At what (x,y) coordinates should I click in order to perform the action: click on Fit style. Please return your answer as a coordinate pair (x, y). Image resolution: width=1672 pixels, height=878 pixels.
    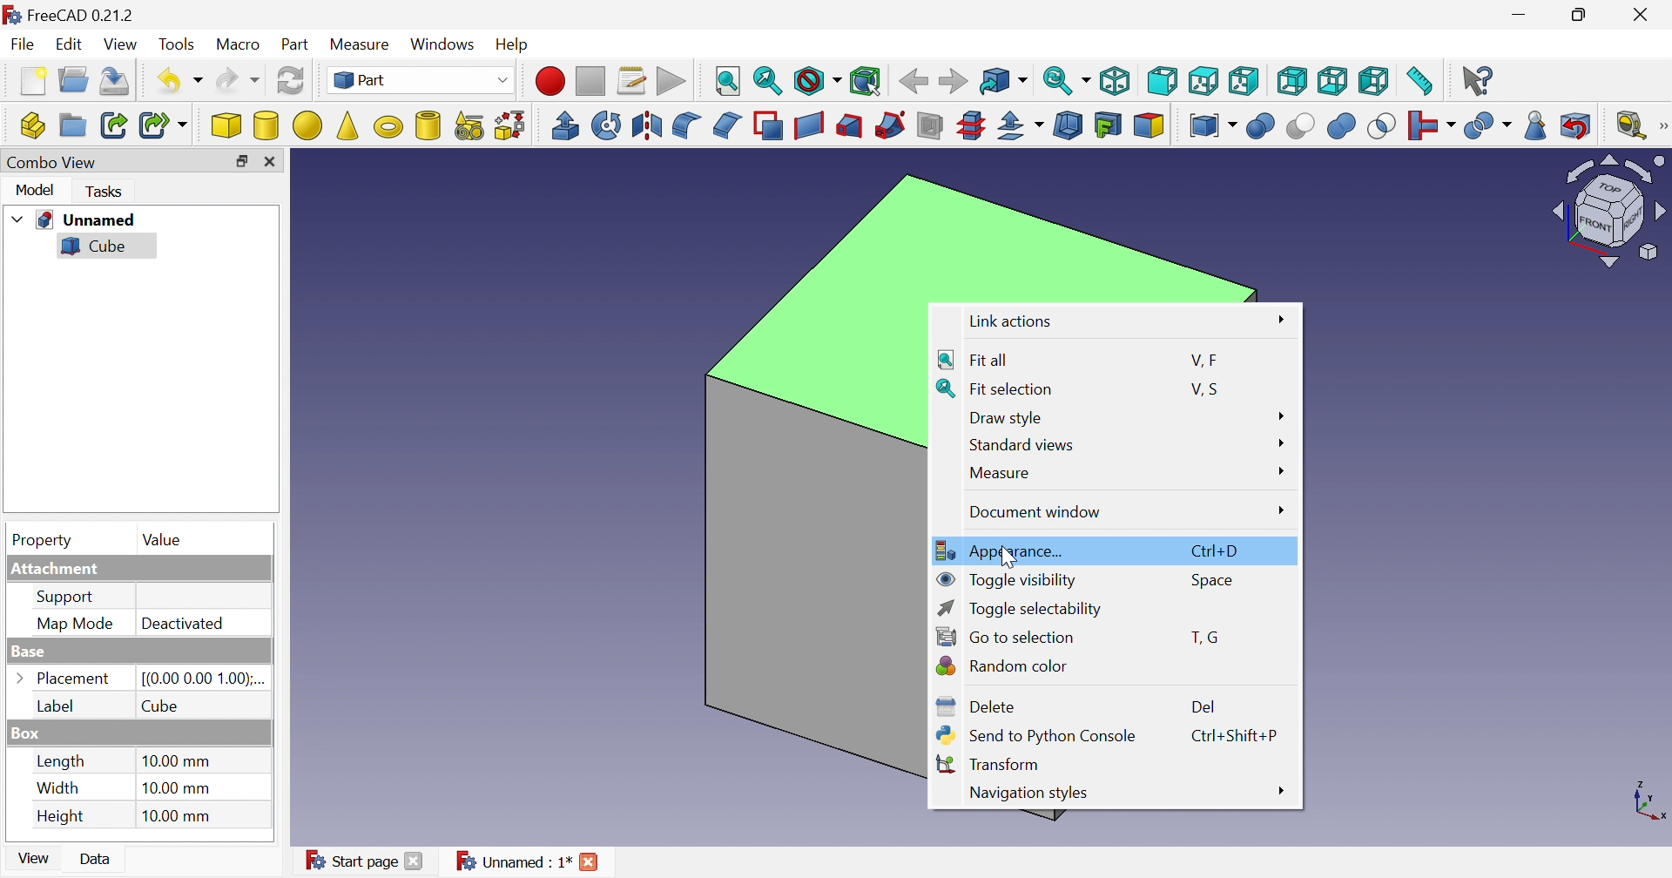
    Looking at the image, I should click on (729, 82).